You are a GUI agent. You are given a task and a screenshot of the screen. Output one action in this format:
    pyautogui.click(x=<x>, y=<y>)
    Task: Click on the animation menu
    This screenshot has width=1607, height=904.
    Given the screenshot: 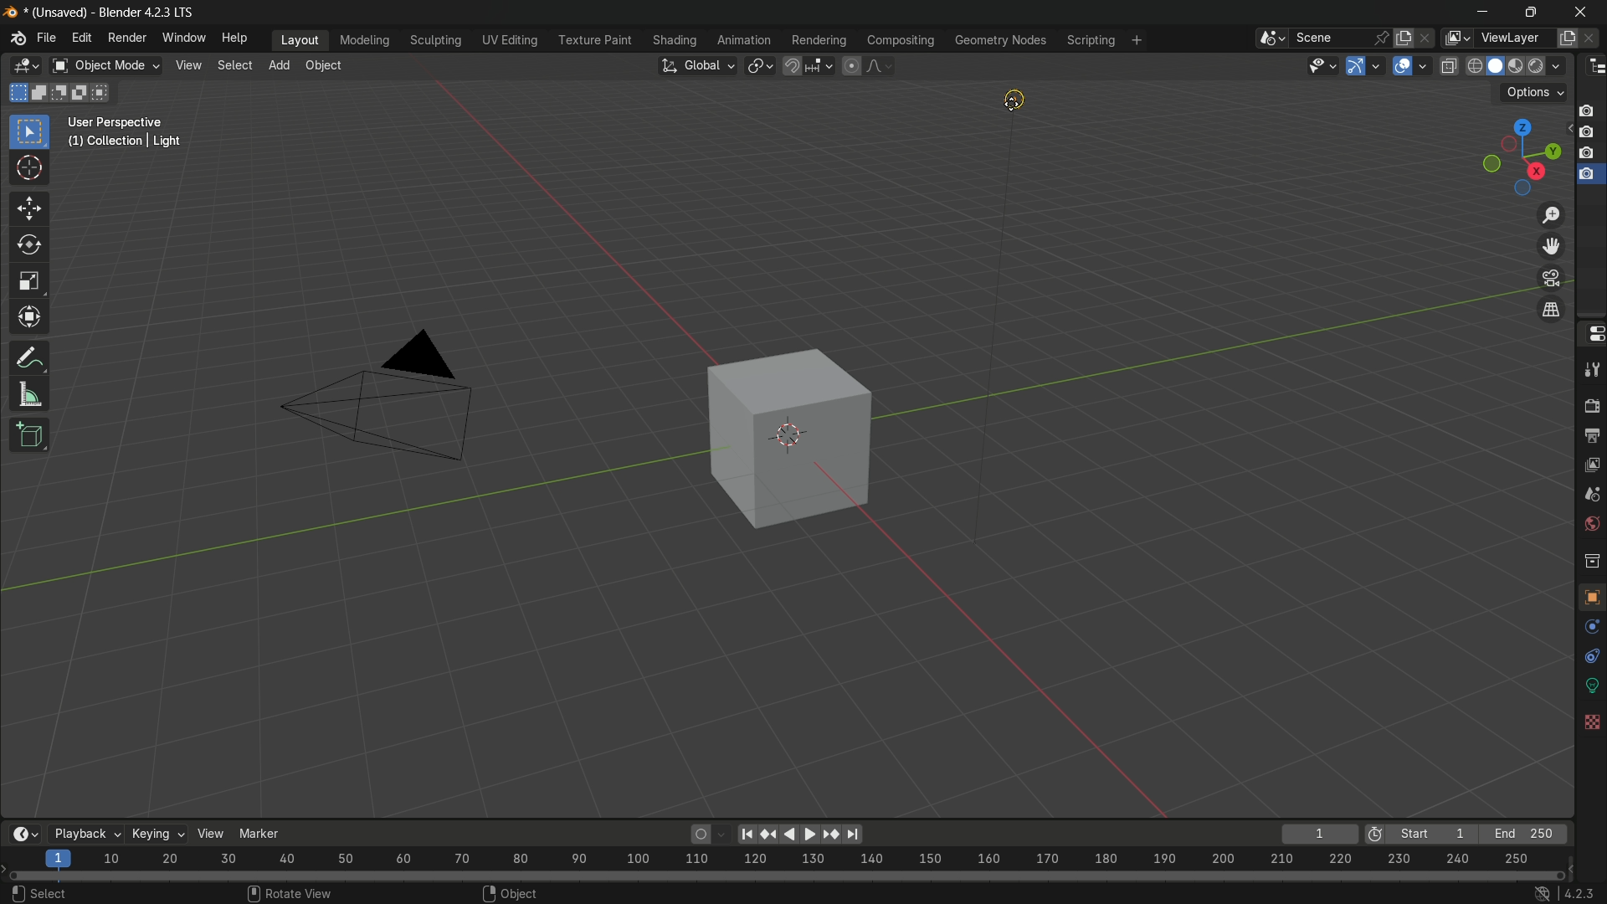 What is the action you would take?
    pyautogui.click(x=745, y=39)
    